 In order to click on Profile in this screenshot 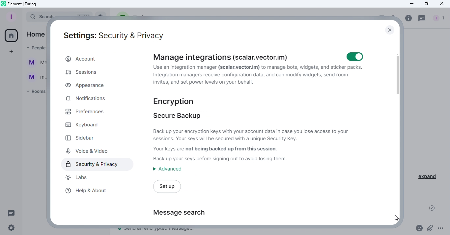, I will do `click(12, 16)`.